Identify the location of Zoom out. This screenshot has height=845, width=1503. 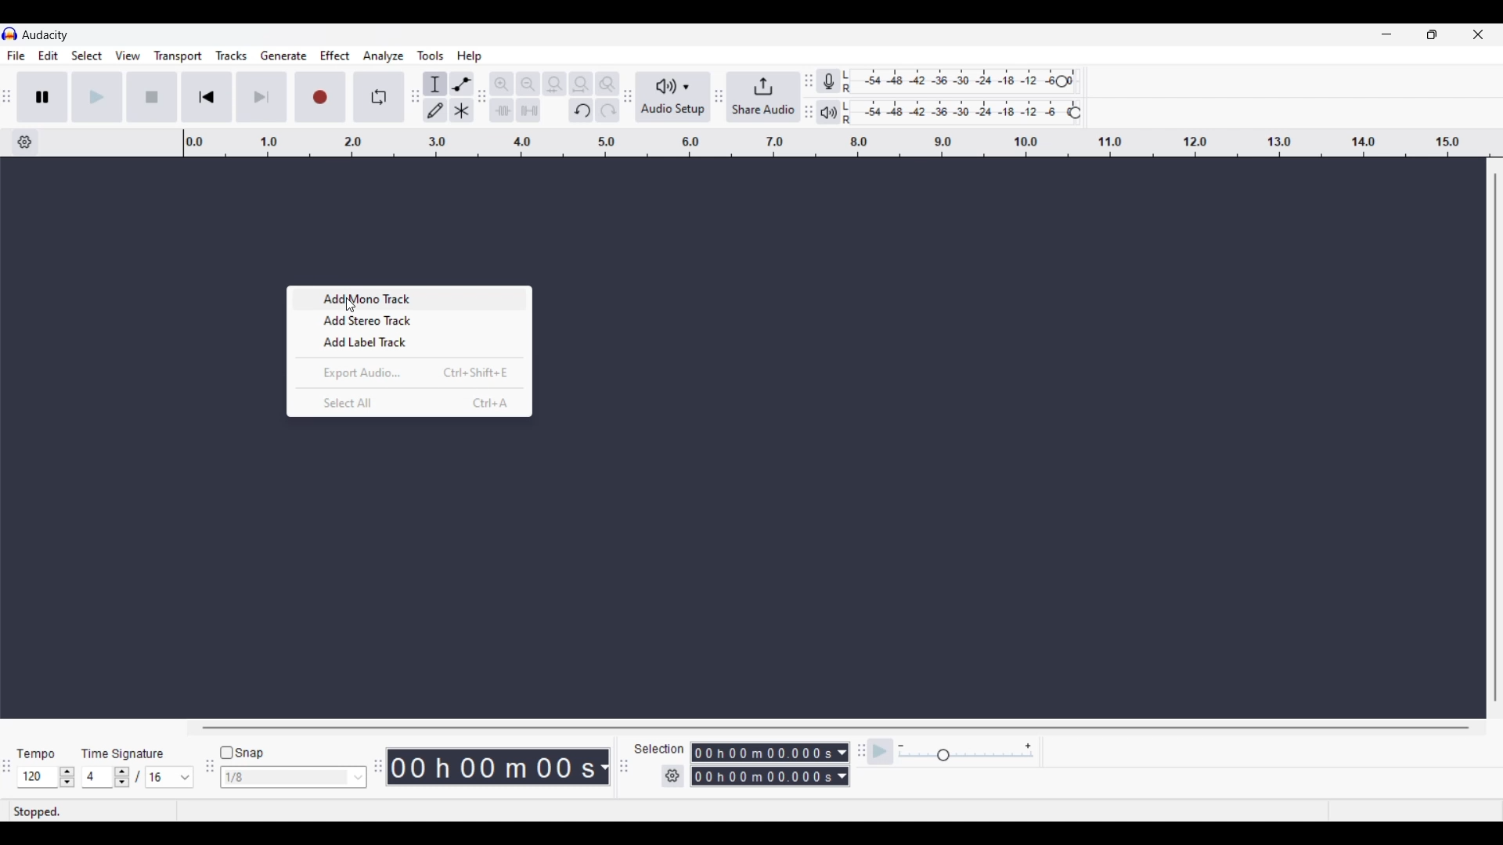
(528, 84).